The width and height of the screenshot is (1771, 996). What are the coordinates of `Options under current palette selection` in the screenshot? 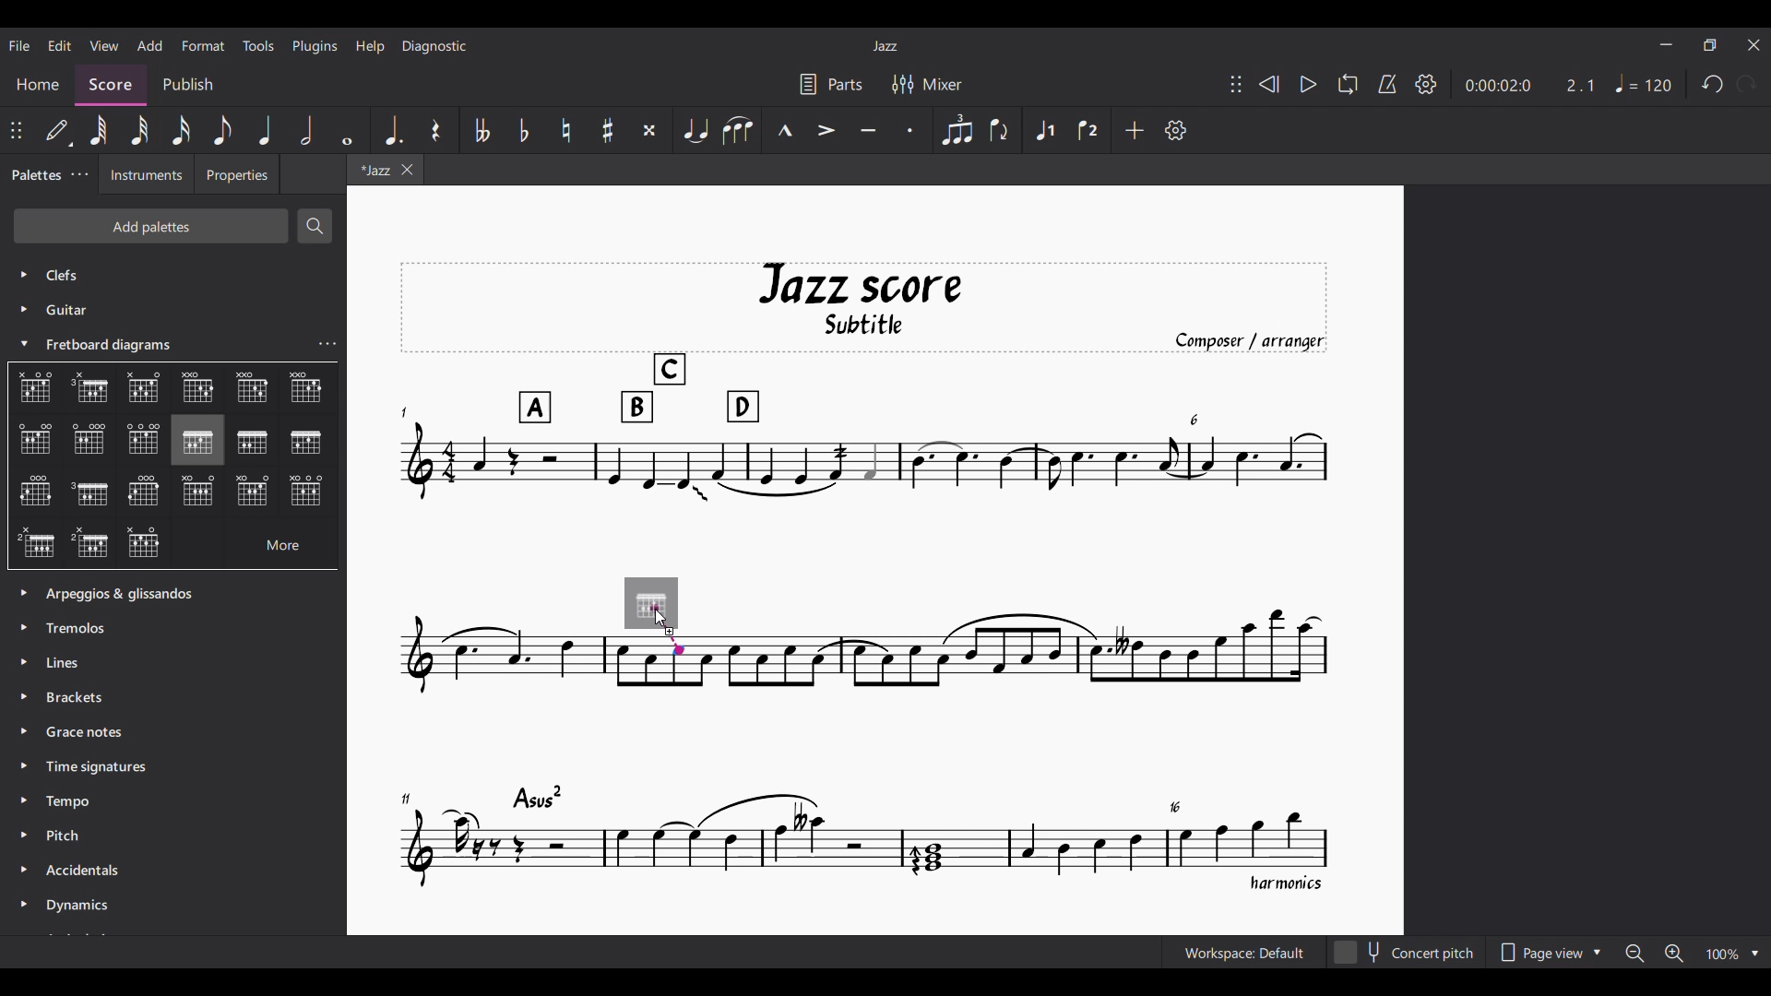 It's located at (29, 382).